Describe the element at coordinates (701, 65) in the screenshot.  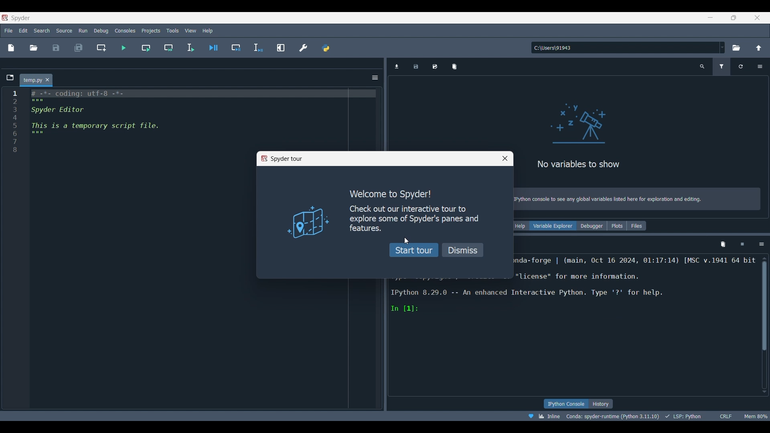
I see `search` at that location.